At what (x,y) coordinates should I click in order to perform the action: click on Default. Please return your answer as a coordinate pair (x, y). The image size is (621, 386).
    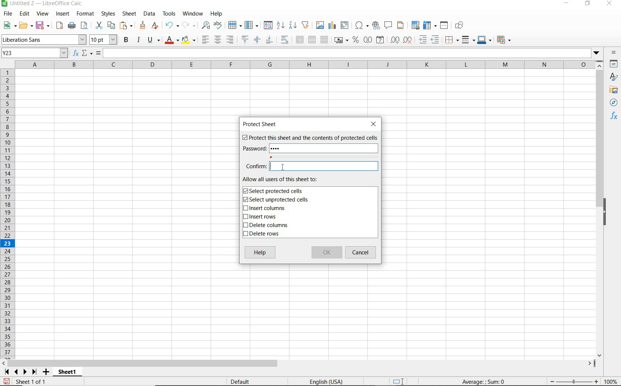
    Looking at the image, I should click on (244, 380).